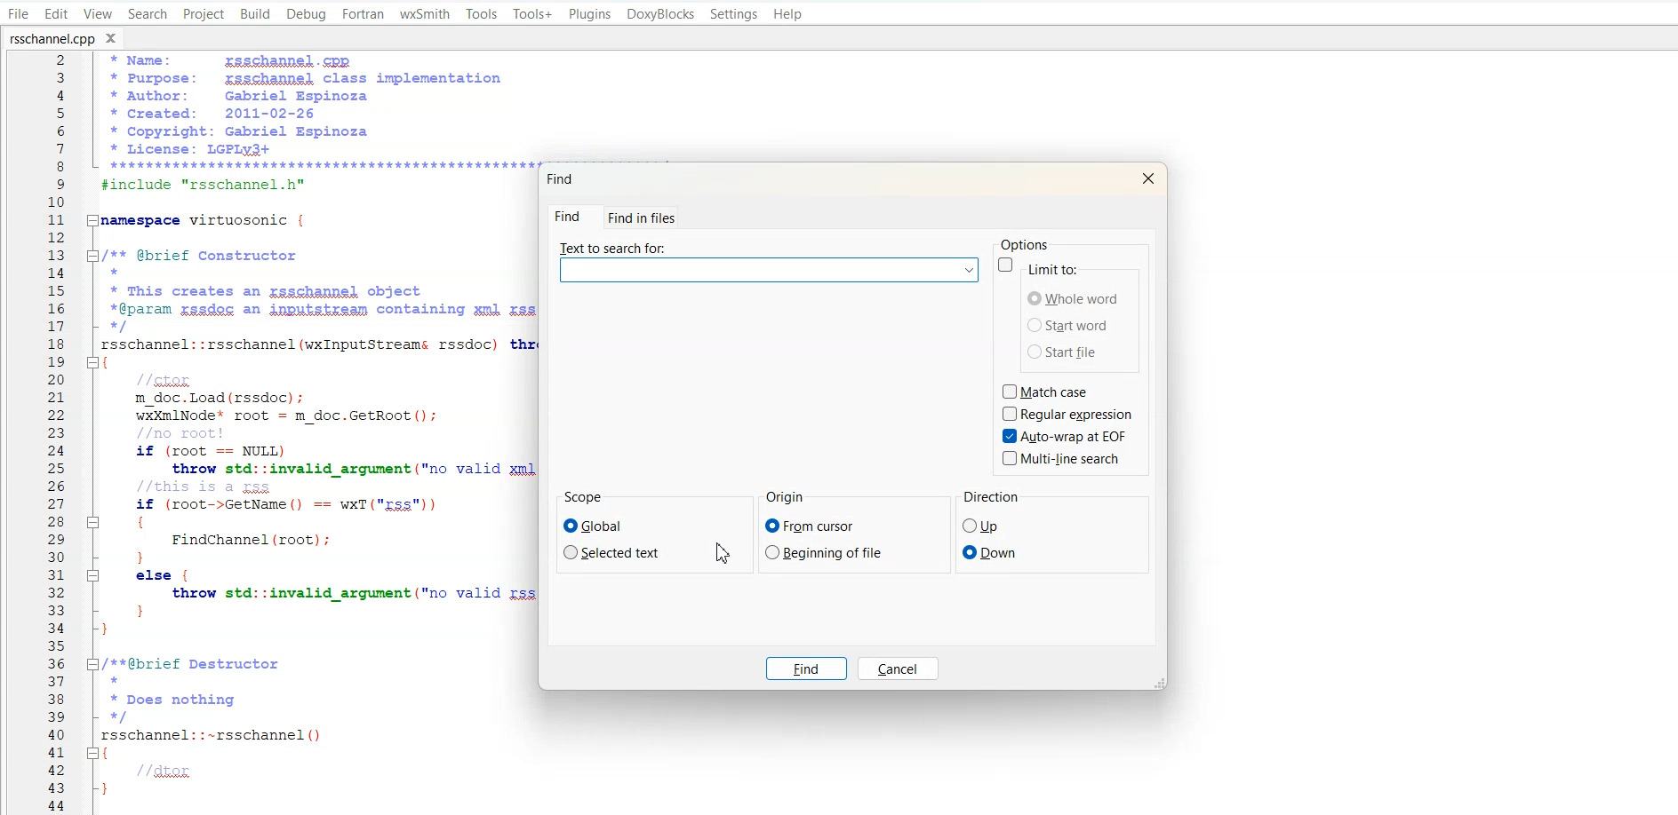 This screenshot has width=1678, height=815. I want to click on Settings, so click(735, 13).